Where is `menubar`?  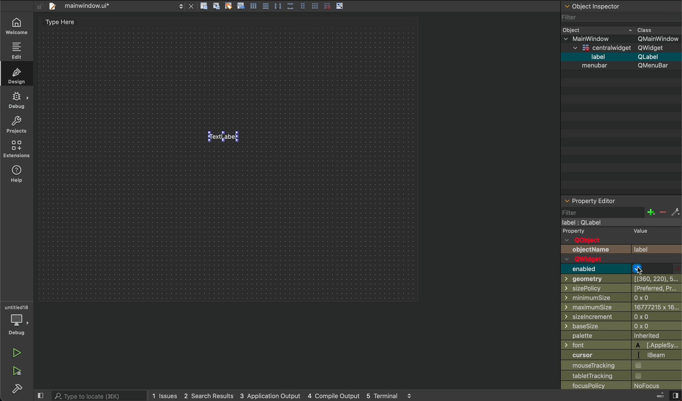
menubar is located at coordinates (594, 66).